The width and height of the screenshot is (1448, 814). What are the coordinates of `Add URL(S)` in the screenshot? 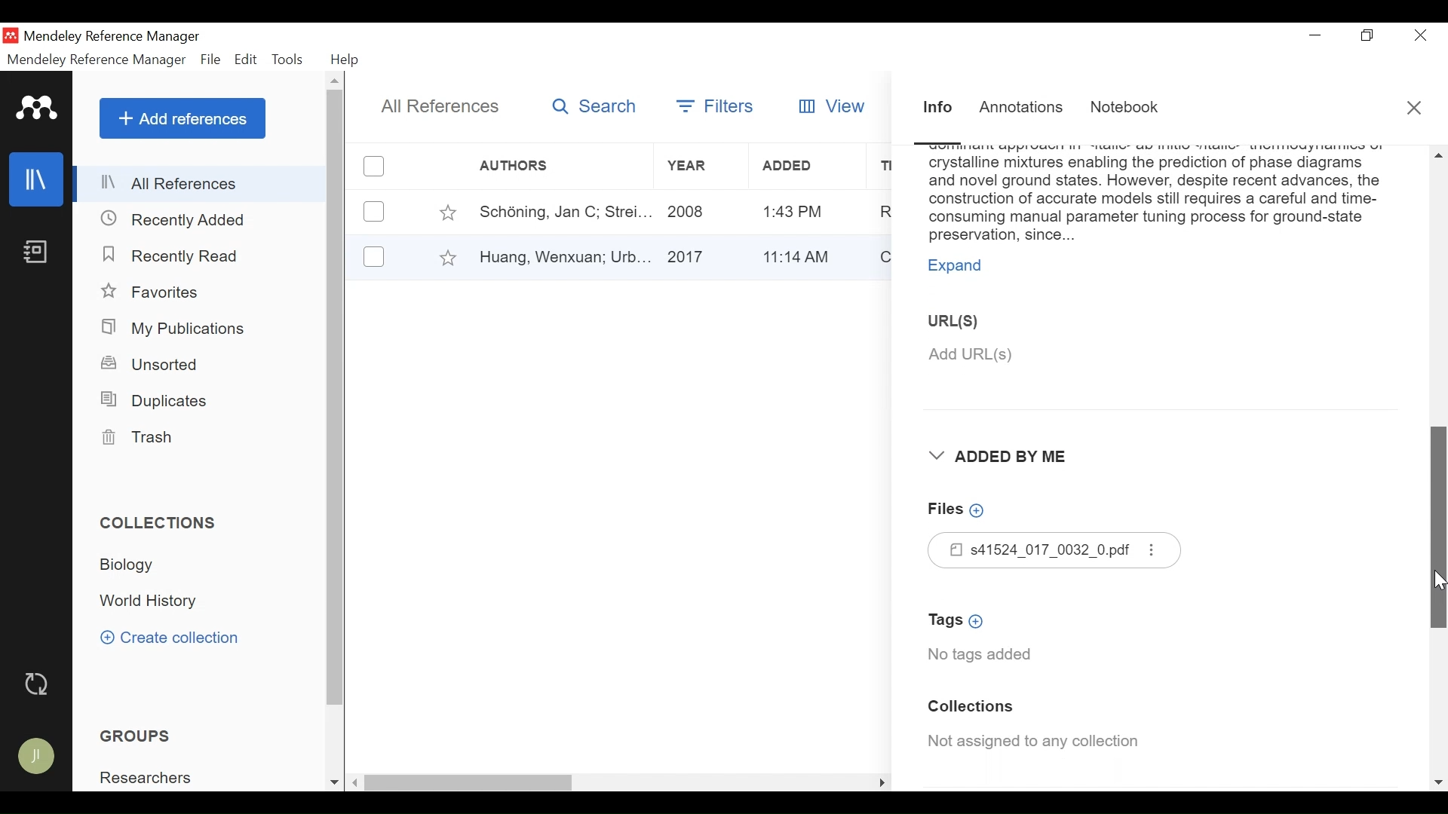 It's located at (1058, 355).